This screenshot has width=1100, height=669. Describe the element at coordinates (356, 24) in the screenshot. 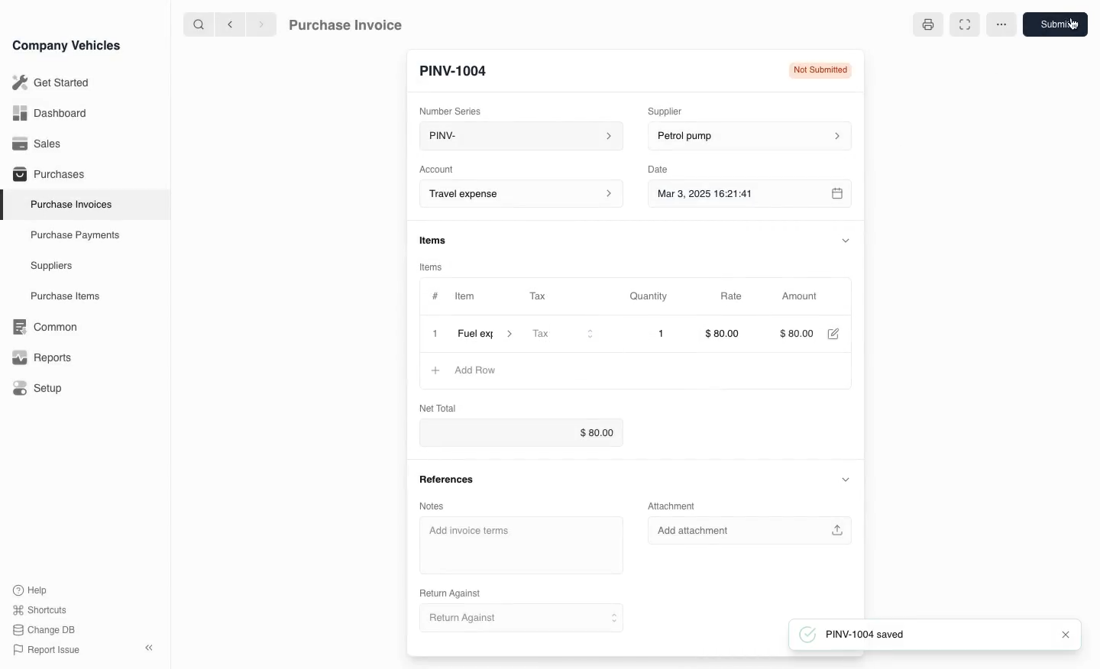

I see `Purchase Invoice` at that location.